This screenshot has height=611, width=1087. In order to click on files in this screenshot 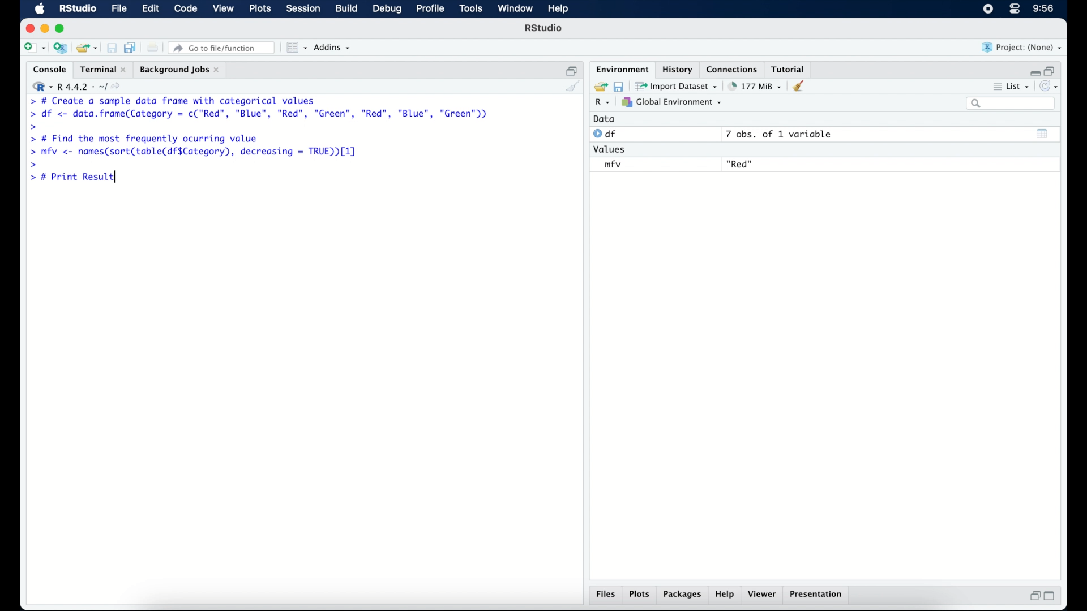, I will do `click(605, 595)`.